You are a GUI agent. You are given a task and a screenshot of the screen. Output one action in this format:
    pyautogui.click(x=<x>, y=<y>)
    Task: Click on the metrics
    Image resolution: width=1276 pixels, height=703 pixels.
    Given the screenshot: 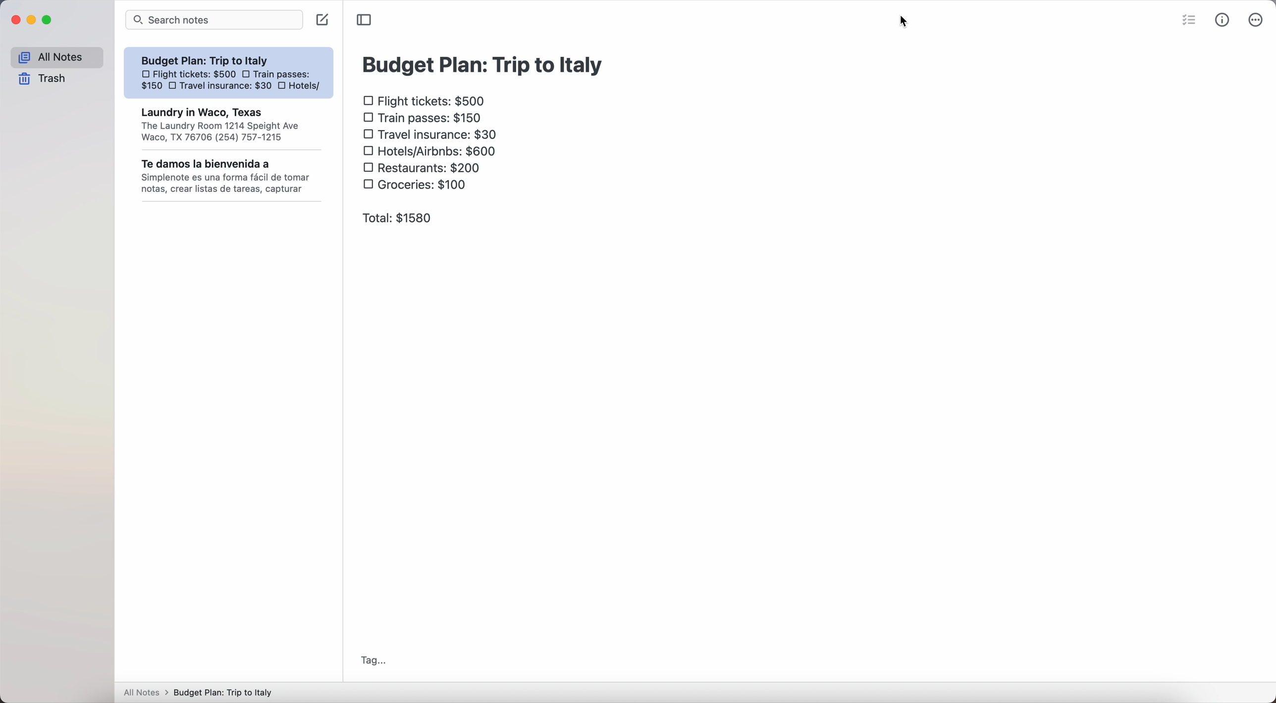 What is the action you would take?
    pyautogui.click(x=1224, y=20)
    